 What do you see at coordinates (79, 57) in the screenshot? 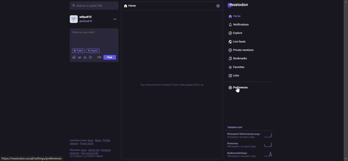
I see `polls` at bounding box center [79, 57].